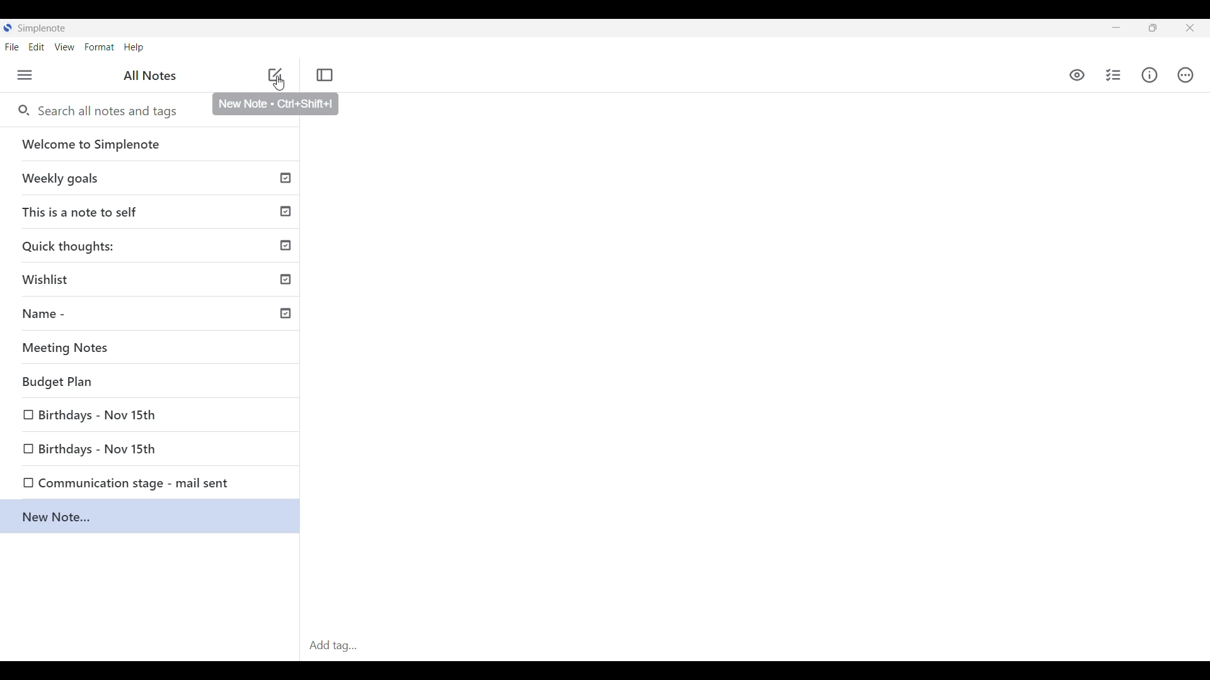 The image size is (1210, 680). I want to click on Quick thoughts, so click(152, 245).